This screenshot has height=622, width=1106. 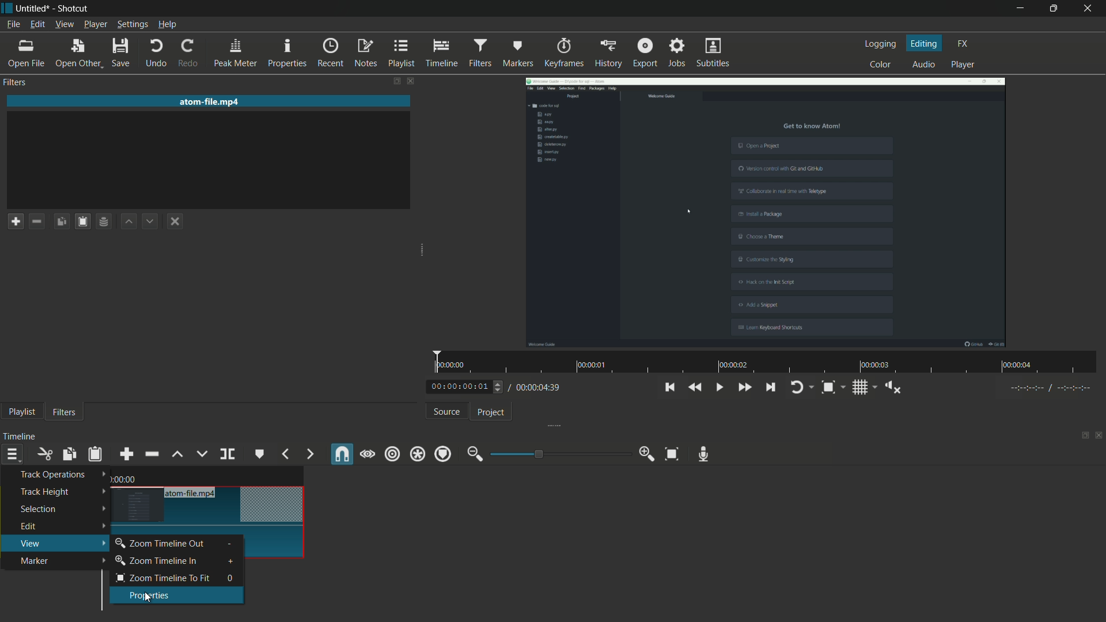 What do you see at coordinates (129, 222) in the screenshot?
I see `move filter up` at bounding box center [129, 222].